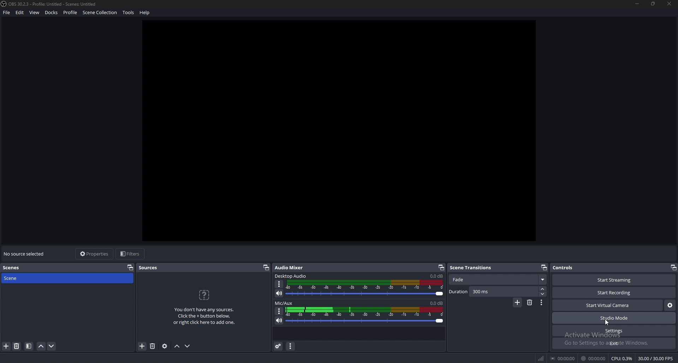 This screenshot has height=363, width=678. Describe the element at coordinates (614, 318) in the screenshot. I see `Studio mode` at that location.